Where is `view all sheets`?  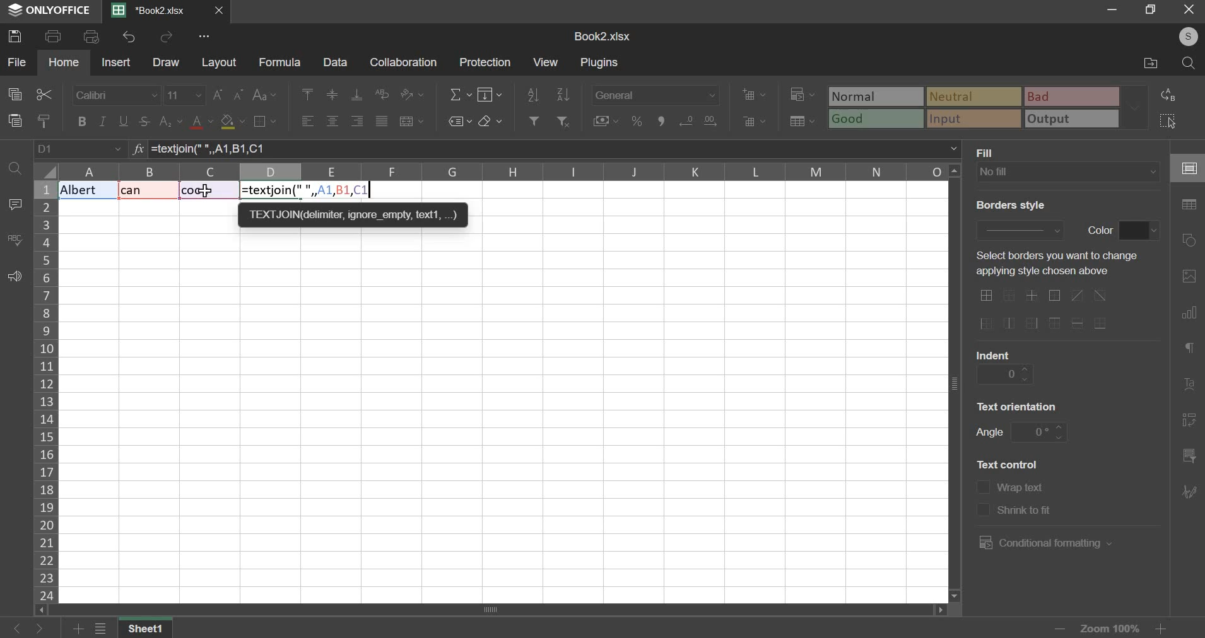 view all sheets is located at coordinates (107, 629).